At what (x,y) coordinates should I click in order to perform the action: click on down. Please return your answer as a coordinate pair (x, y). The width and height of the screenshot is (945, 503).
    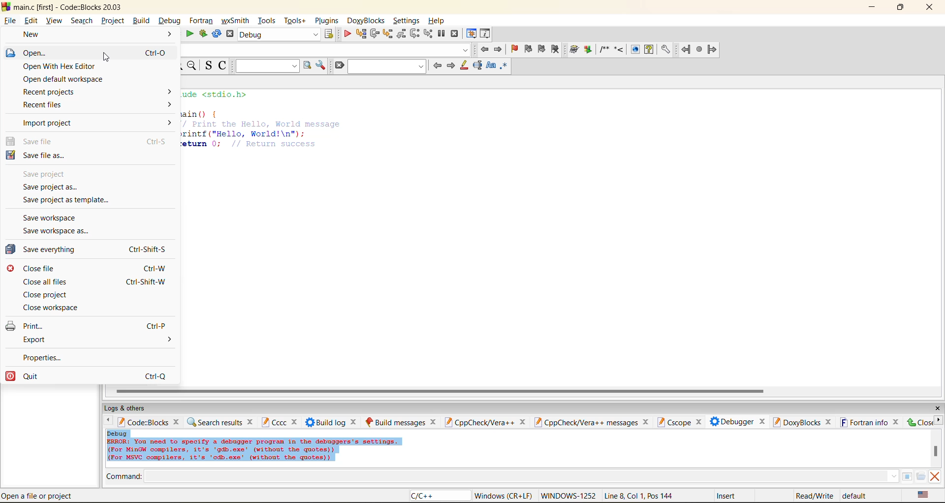
    Looking at the image, I should click on (893, 476).